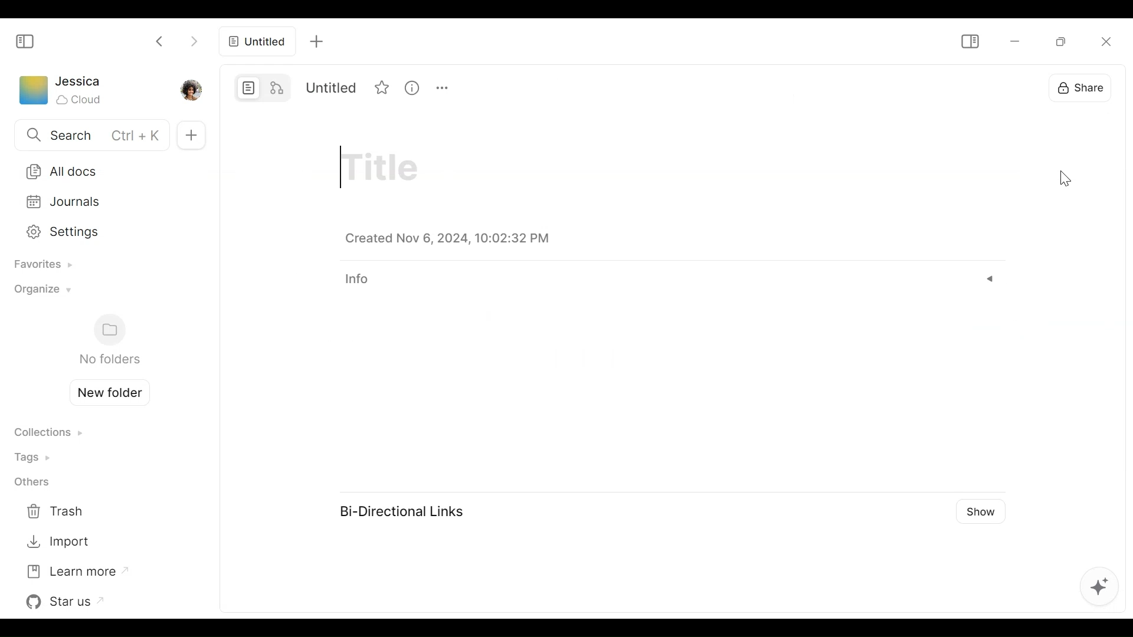 The image size is (1133, 637). Describe the element at coordinates (161, 40) in the screenshot. I see `Click to go back` at that location.